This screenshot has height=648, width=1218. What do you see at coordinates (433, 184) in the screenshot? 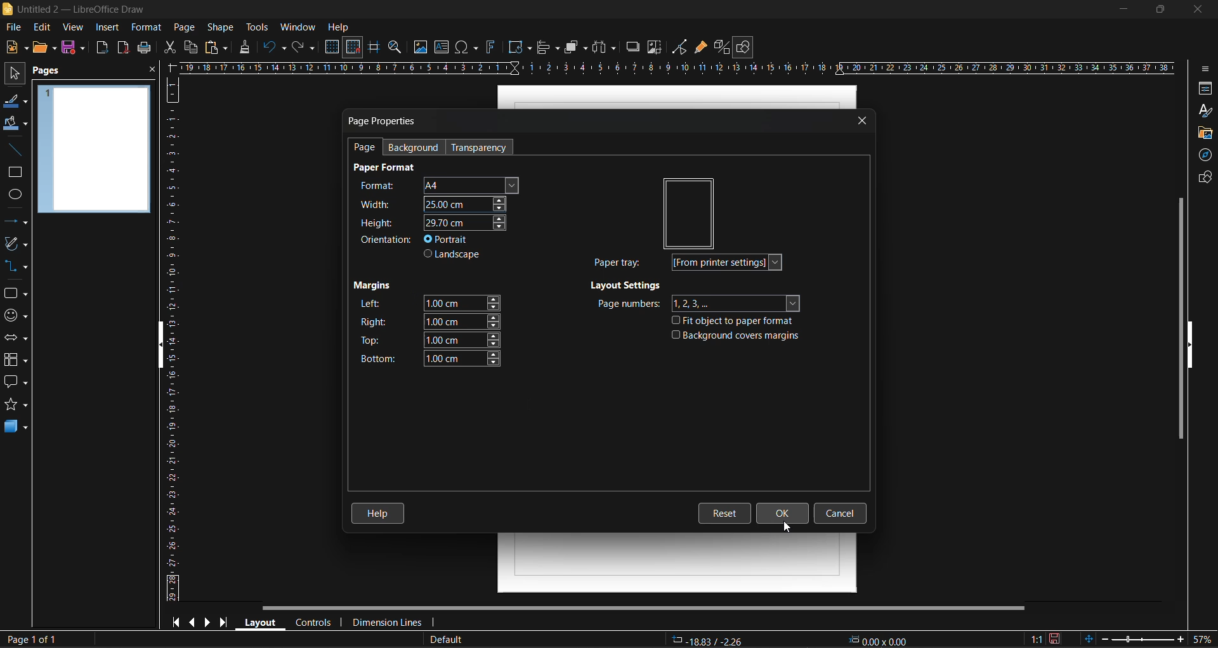
I see `format` at bounding box center [433, 184].